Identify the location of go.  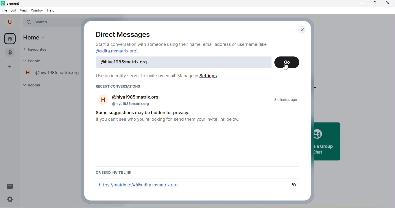
(287, 63).